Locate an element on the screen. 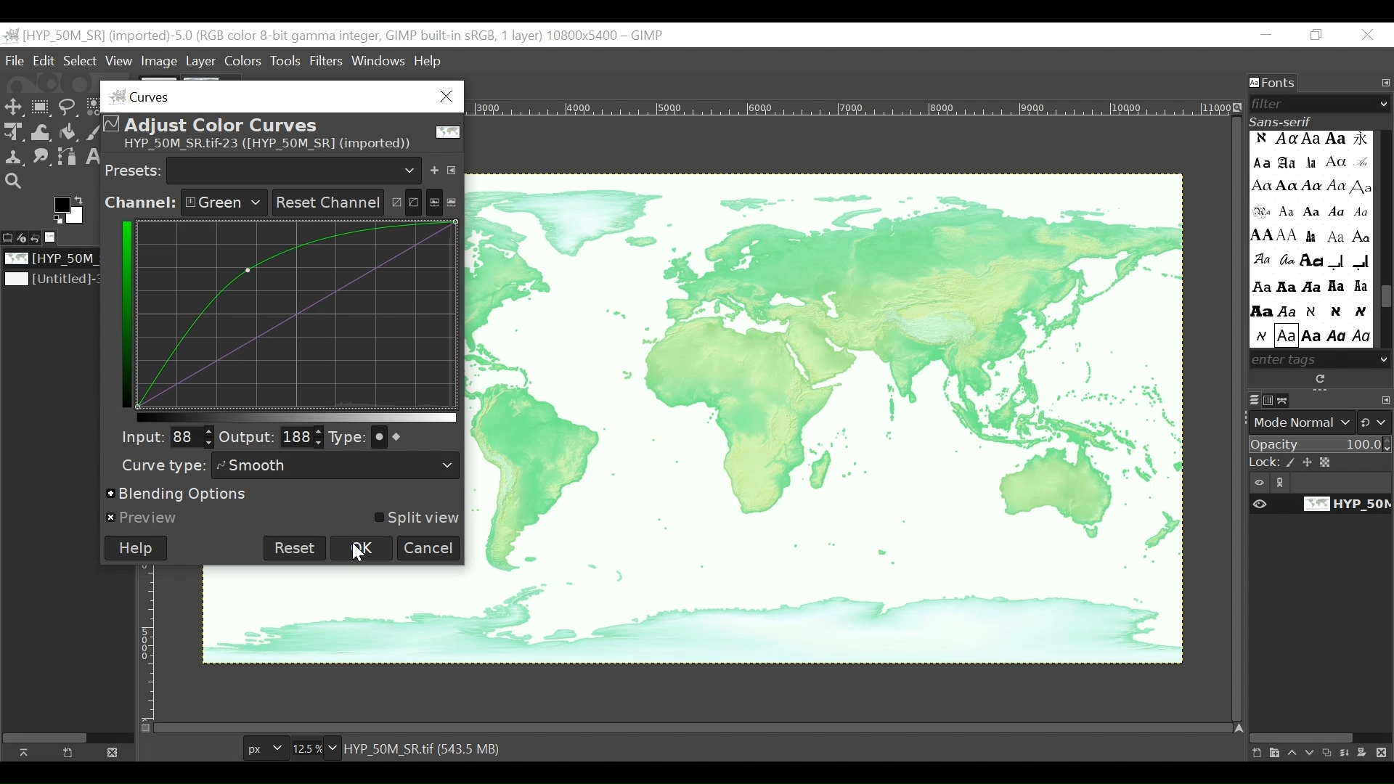 This screenshot has height=784, width=1394. Zoom Tool is located at coordinates (15, 182).